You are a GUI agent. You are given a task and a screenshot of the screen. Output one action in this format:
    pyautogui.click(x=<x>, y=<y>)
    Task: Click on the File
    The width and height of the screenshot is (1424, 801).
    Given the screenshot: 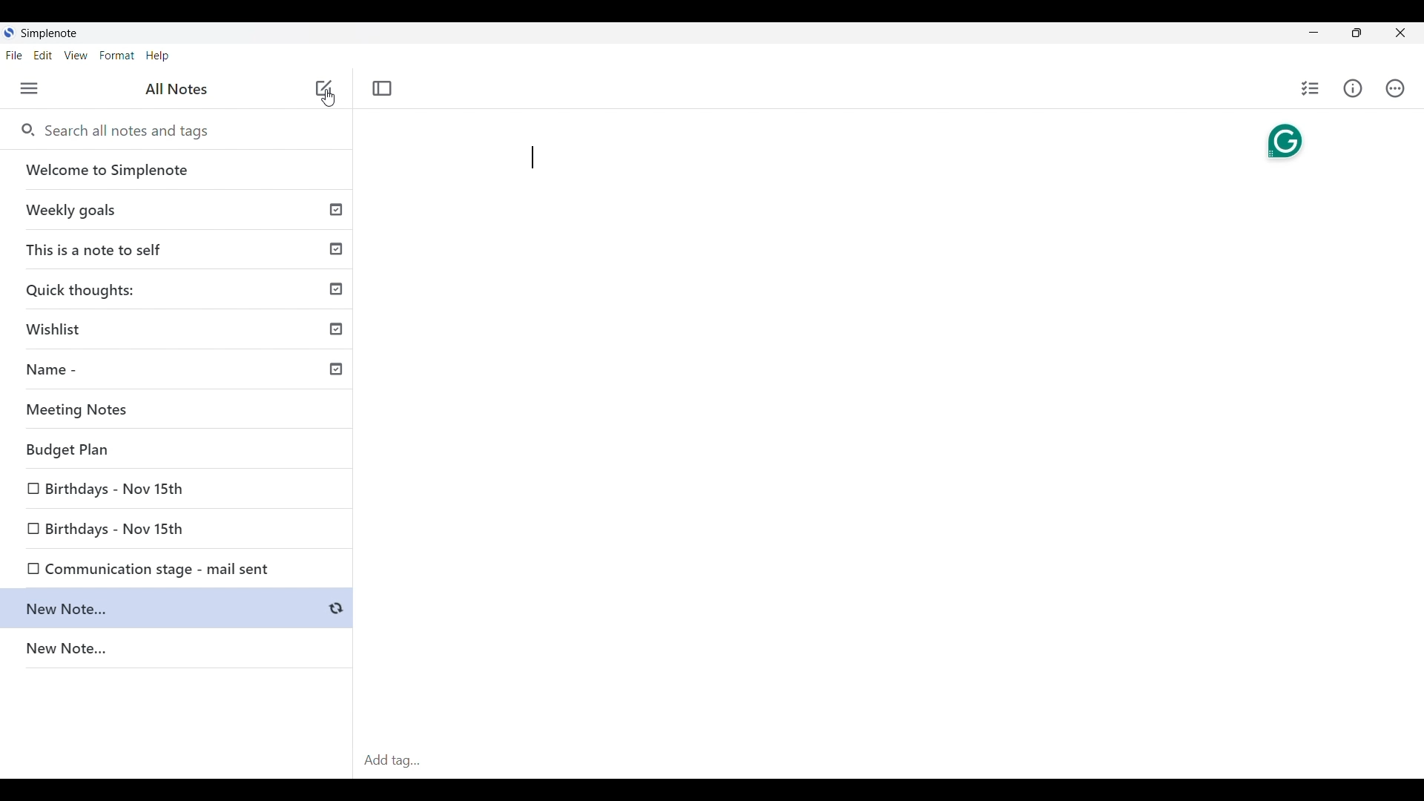 What is the action you would take?
    pyautogui.click(x=13, y=55)
    